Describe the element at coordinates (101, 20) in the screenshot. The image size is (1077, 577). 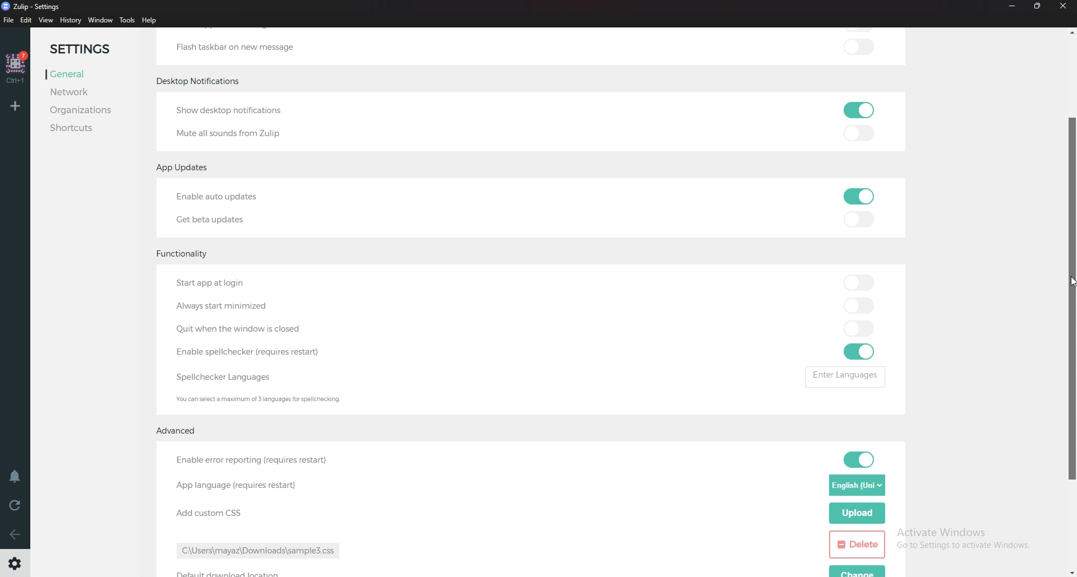
I see `Window` at that location.